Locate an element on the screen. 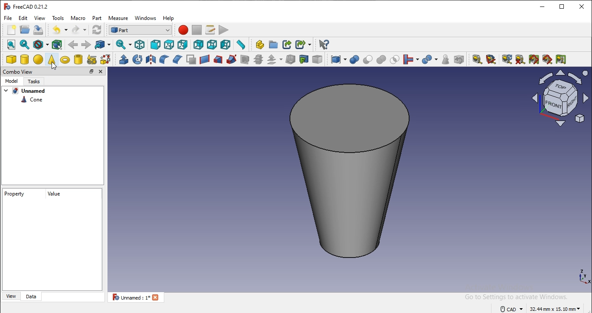 This screenshot has height=313, width=592.  is located at coordinates (190, 59).